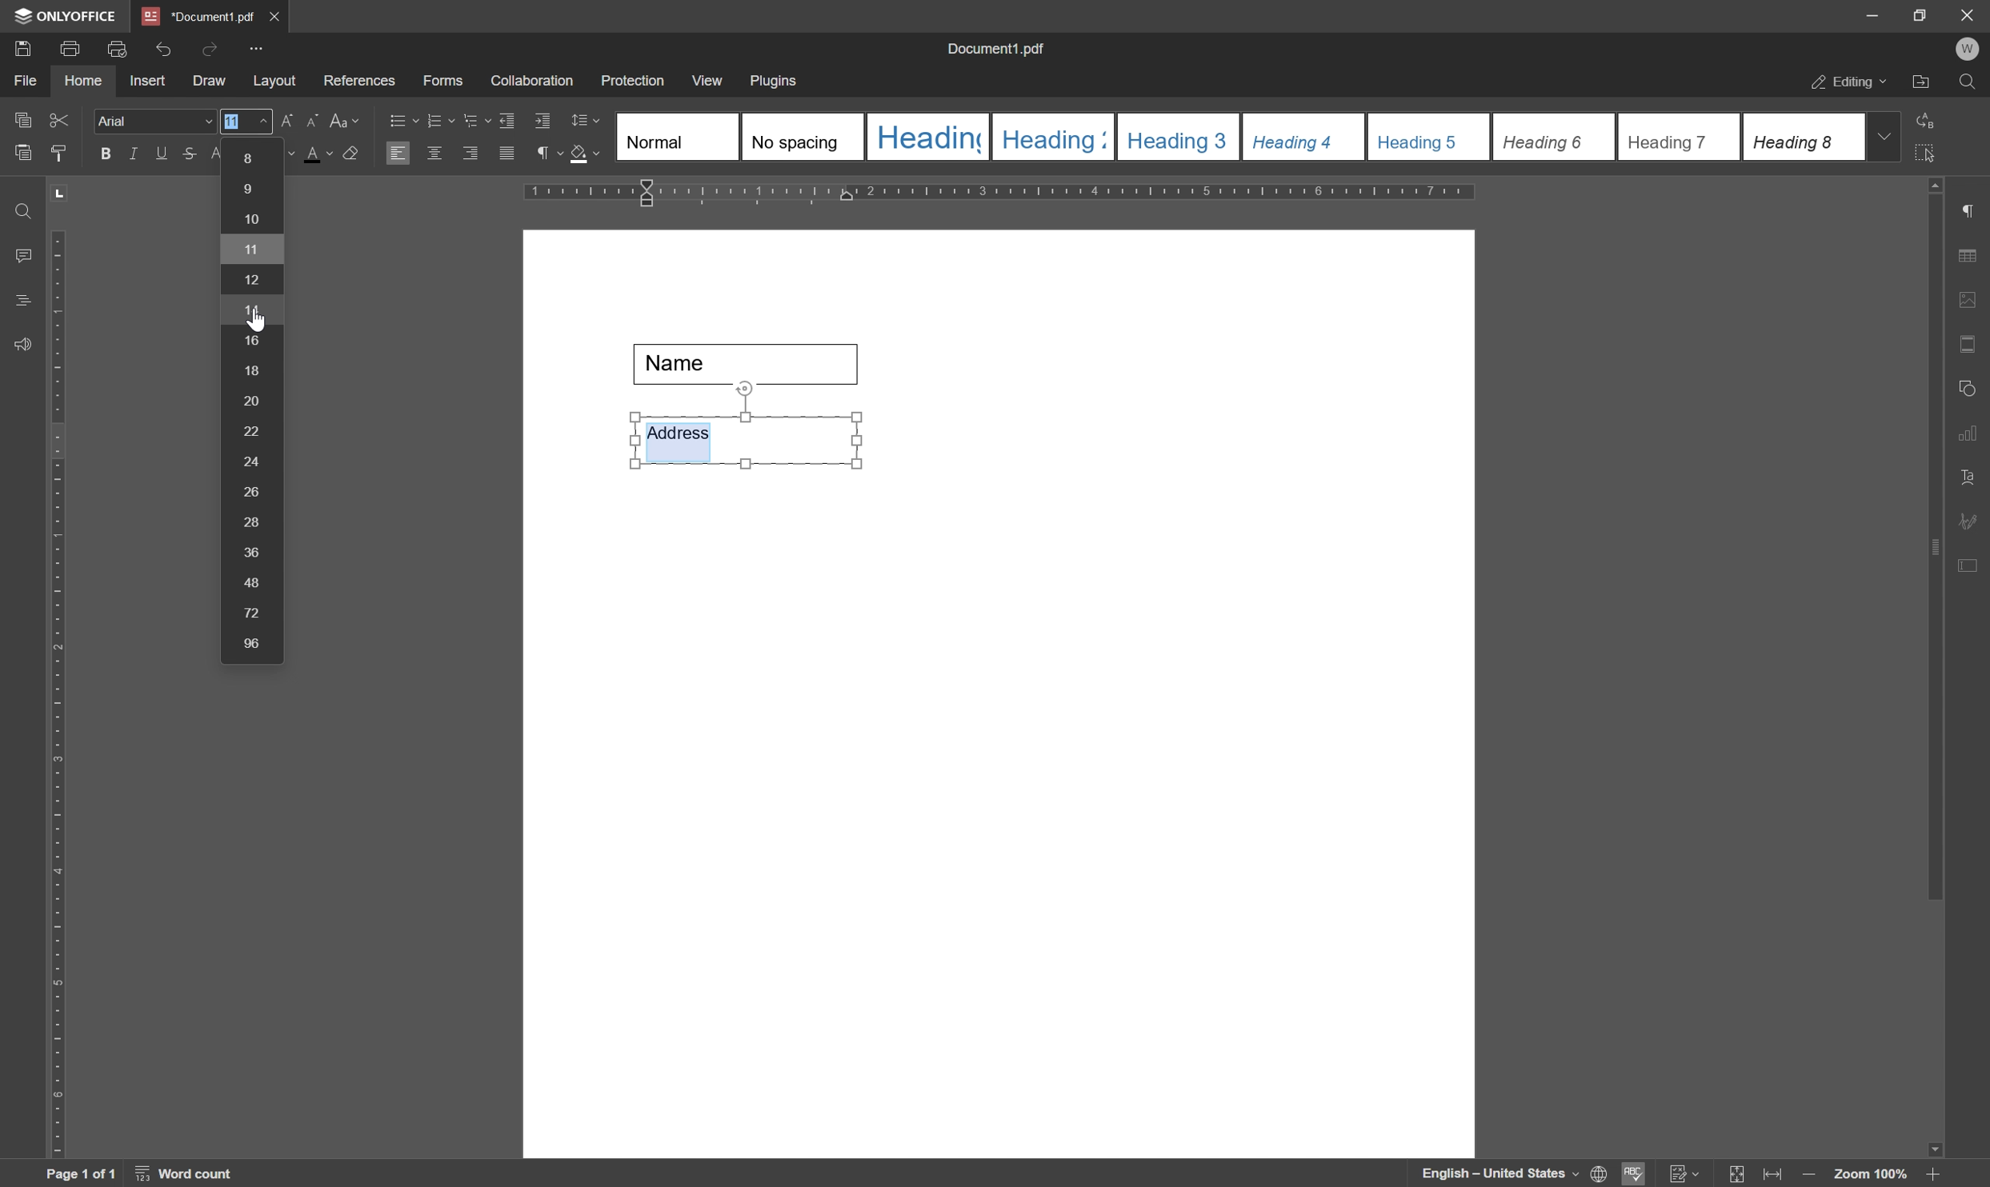  What do you see at coordinates (475, 121) in the screenshot?
I see `multilevel list` at bounding box center [475, 121].